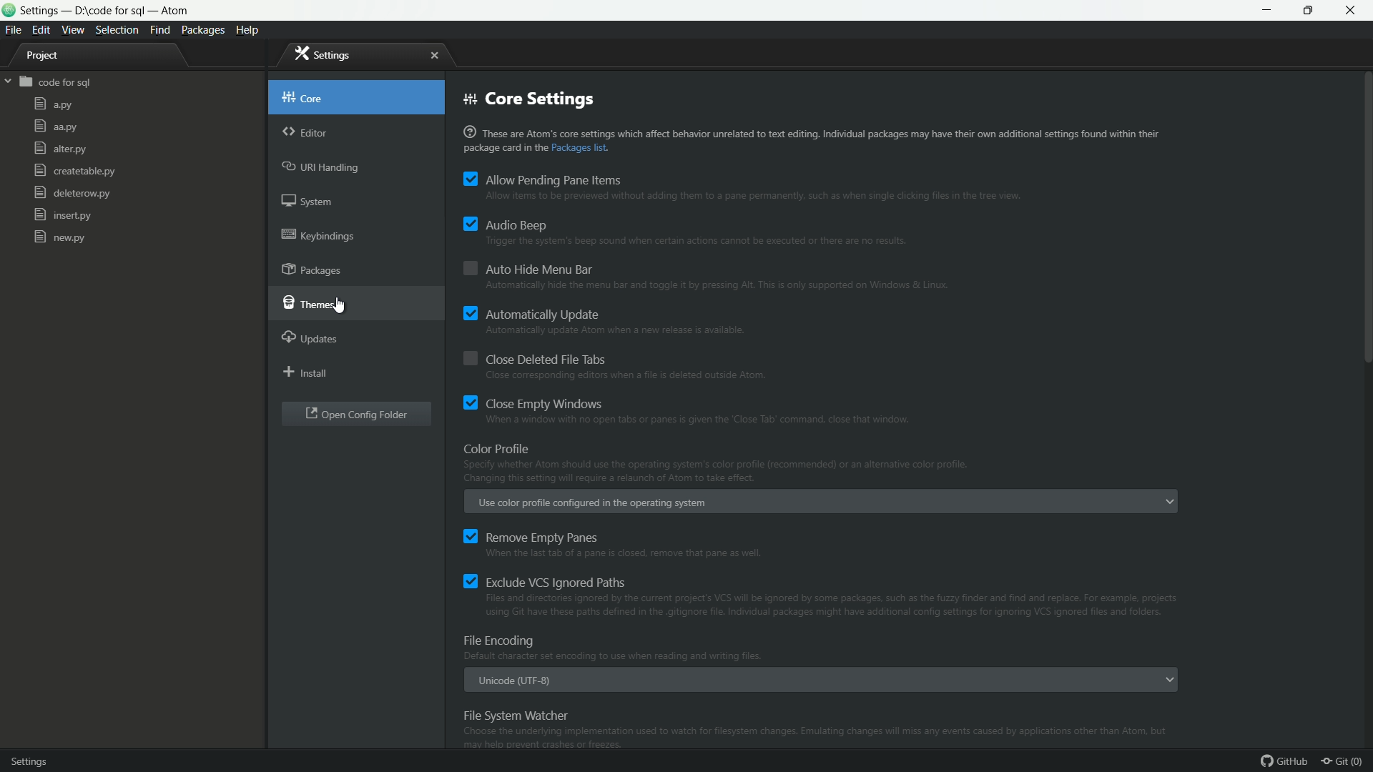 The width and height of the screenshot is (1373, 772). I want to click on project tree, so click(50, 57).